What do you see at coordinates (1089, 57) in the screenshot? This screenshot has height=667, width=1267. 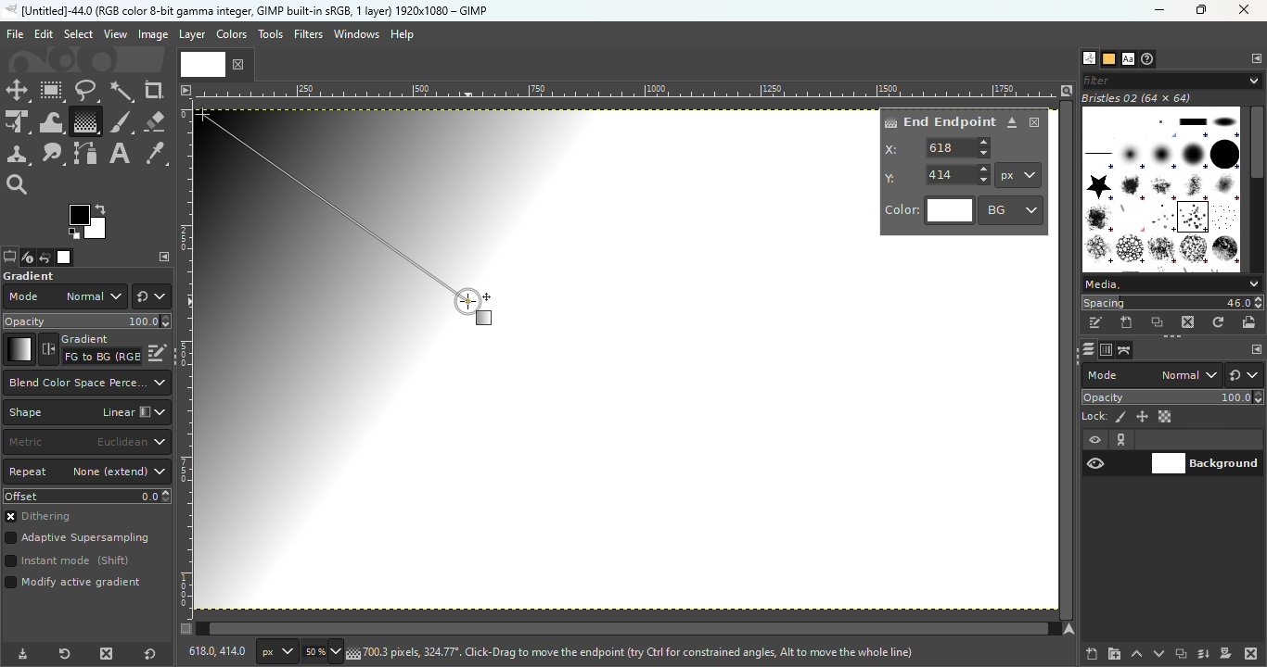 I see `Open the brushes dialog` at bounding box center [1089, 57].